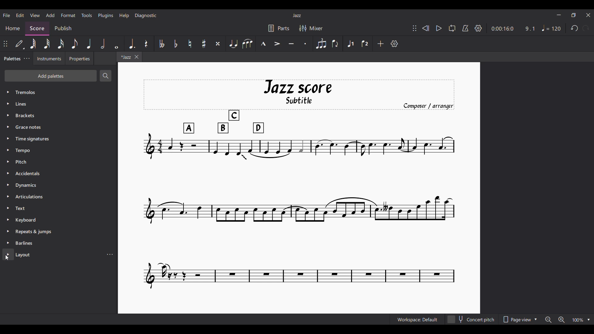 The height and width of the screenshot is (334, 594). Describe the element at coordinates (299, 184) in the screenshot. I see `Current score` at that location.